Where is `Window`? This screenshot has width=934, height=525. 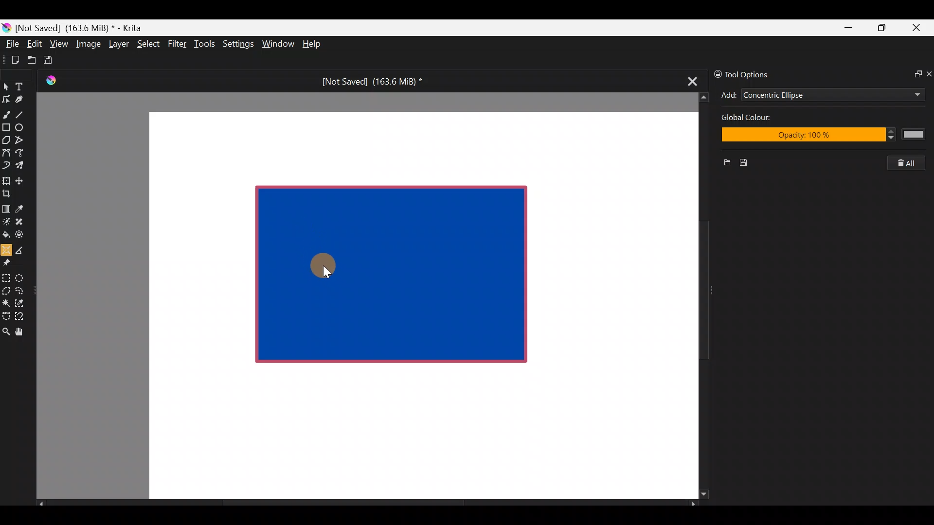 Window is located at coordinates (278, 45).